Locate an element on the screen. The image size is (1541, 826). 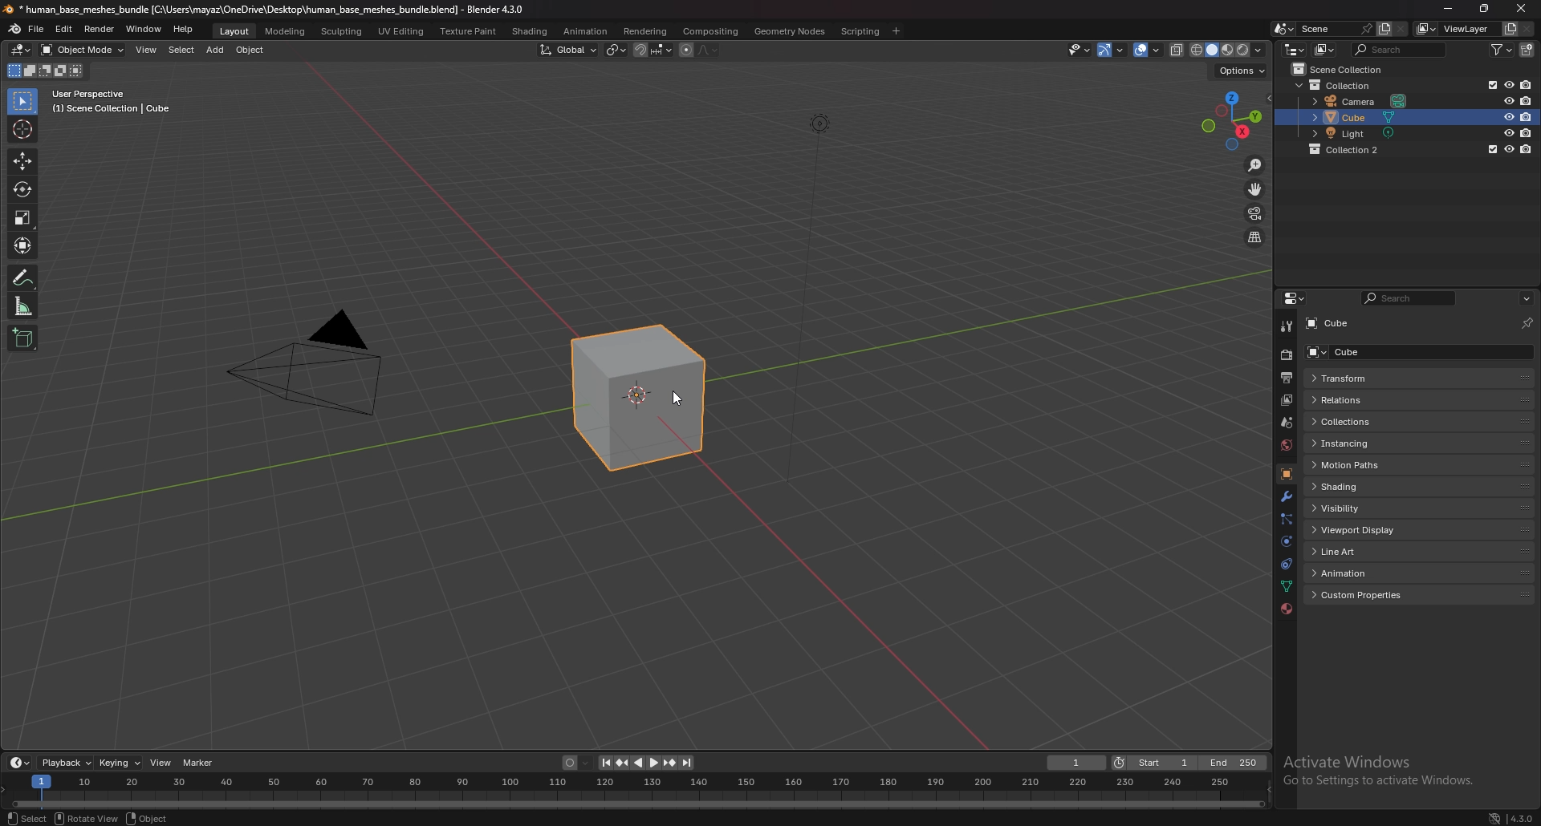
physics is located at coordinates (1287, 541).